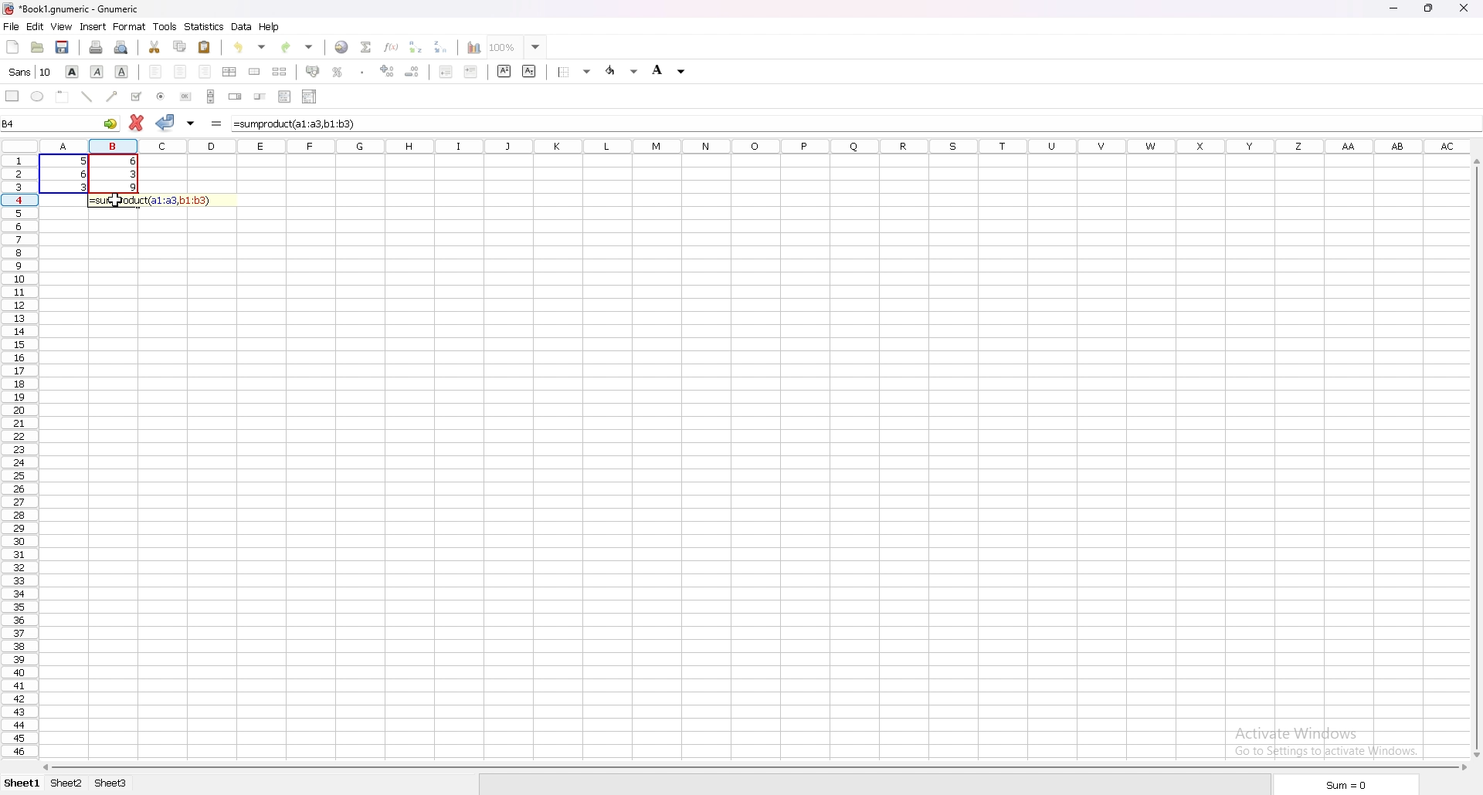  Describe the element at coordinates (471, 72) in the screenshot. I see `increase indent` at that location.